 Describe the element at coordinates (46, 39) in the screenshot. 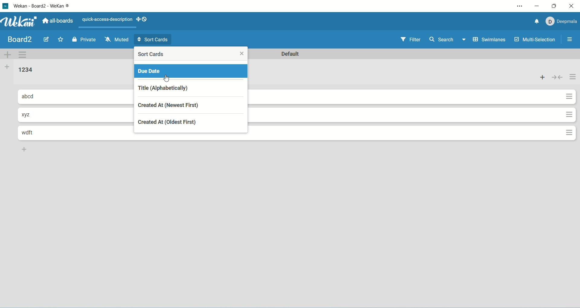

I see `edit` at that location.